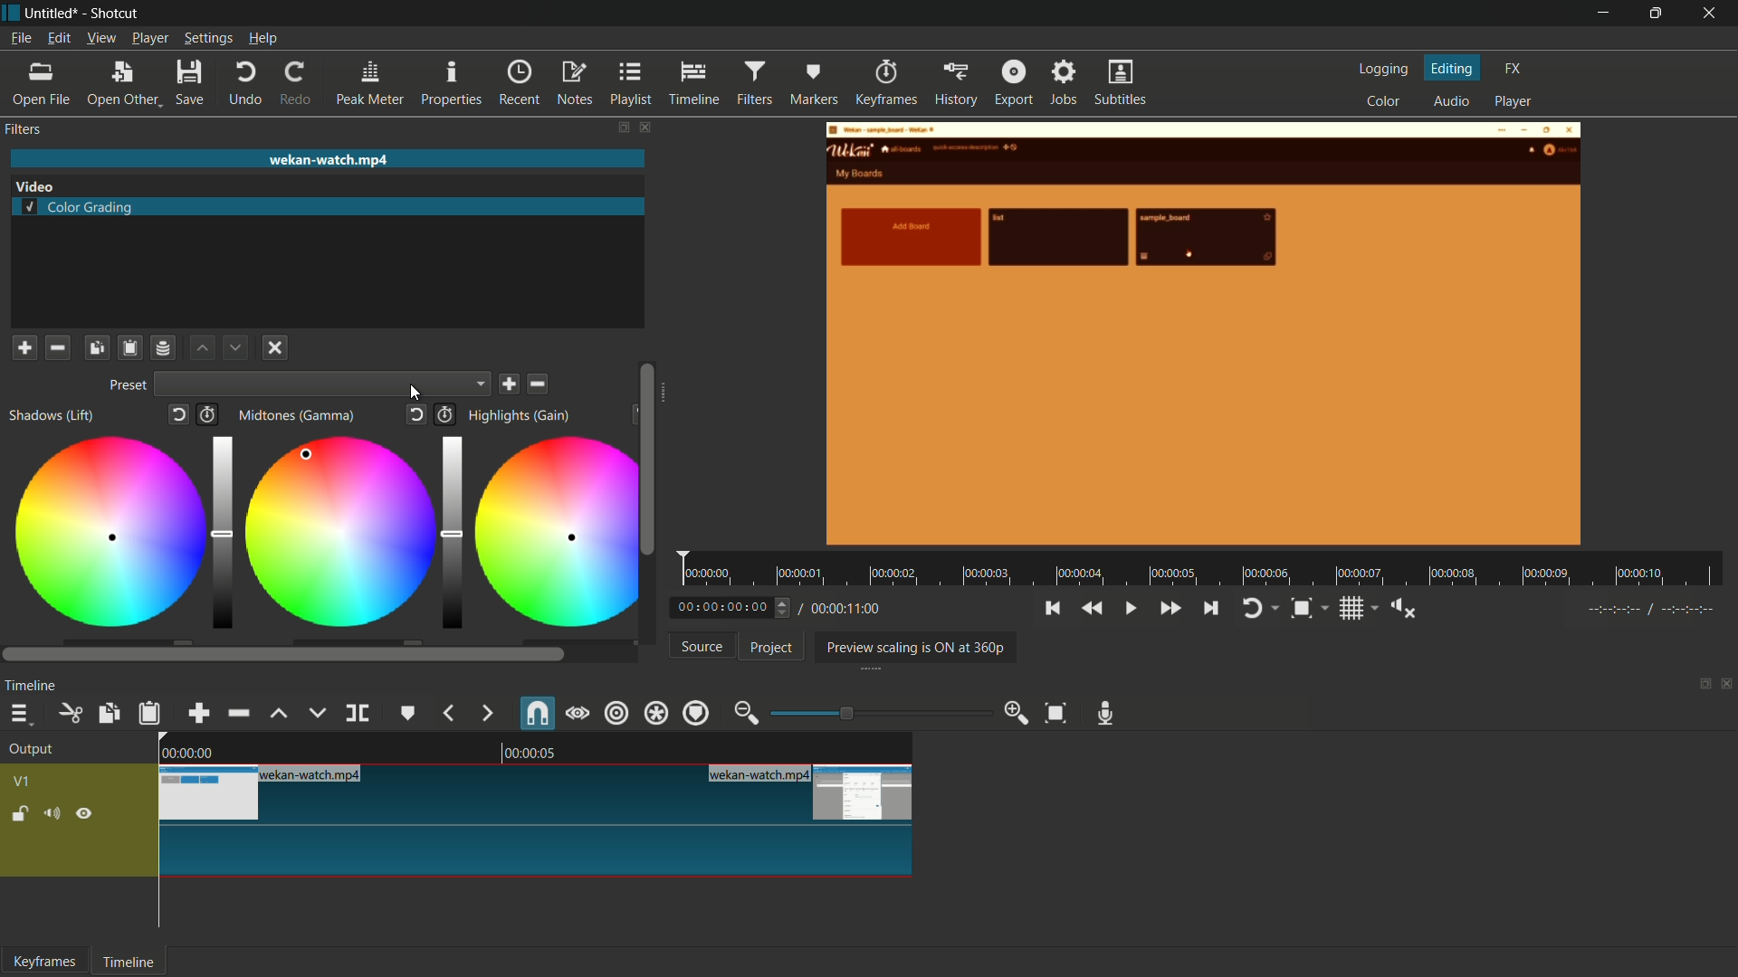 This screenshot has width=1738, height=977. What do you see at coordinates (616, 713) in the screenshot?
I see `ripple` at bounding box center [616, 713].